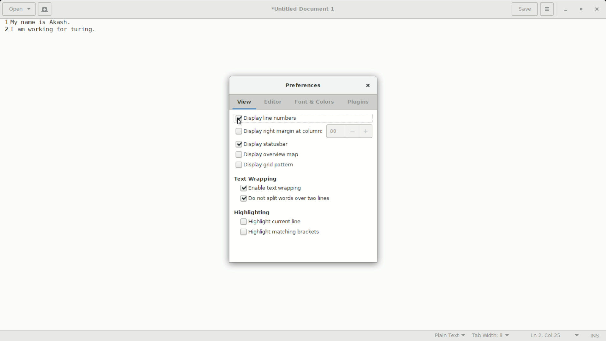 This screenshot has width=606, height=341. I want to click on view, so click(245, 104).